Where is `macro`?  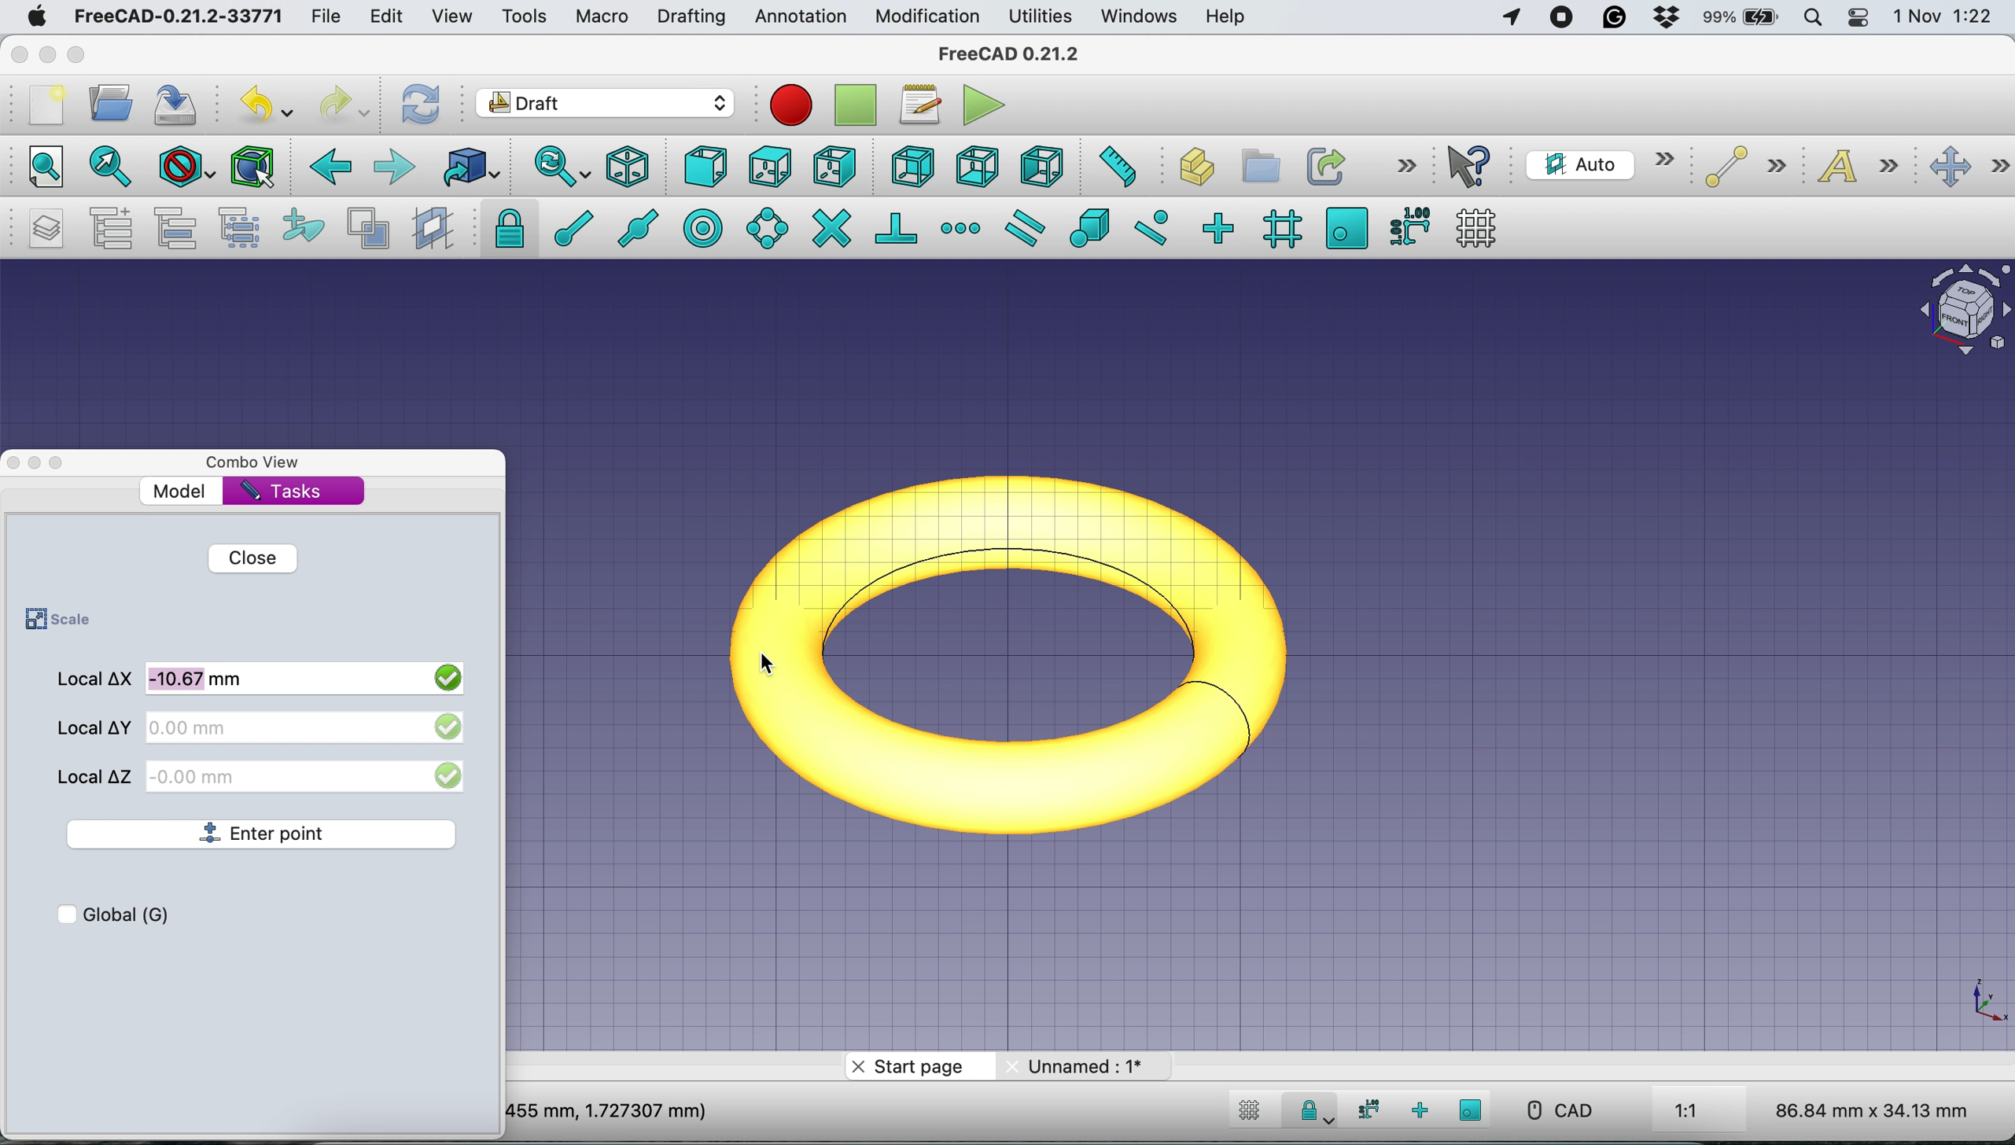
macro is located at coordinates (602, 19).